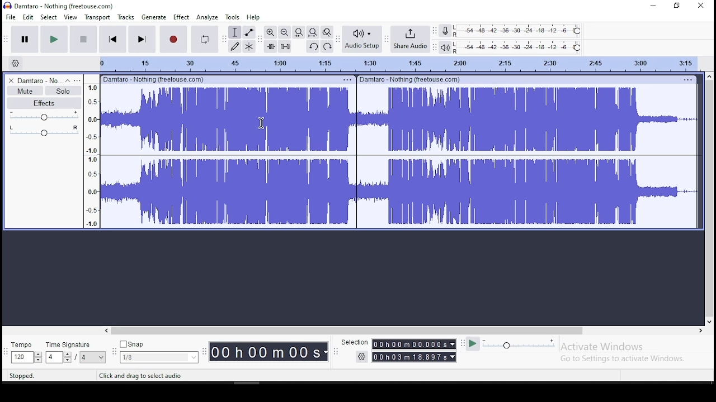 Image resolution: width=716 pixels, height=402 pixels. What do you see at coordinates (234, 32) in the screenshot?
I see `selection tool` at bounding box center [234, 32].